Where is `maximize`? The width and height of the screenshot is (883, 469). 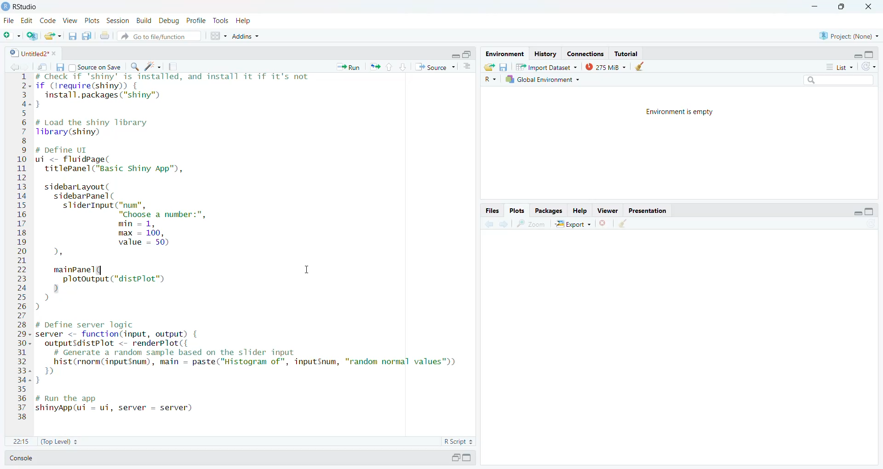 maximize is located at coordinates (870, 54).